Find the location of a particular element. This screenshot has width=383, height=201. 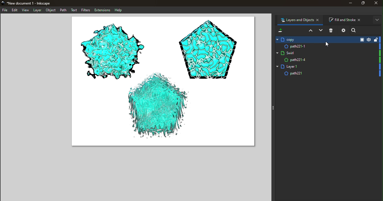

cursor is located at coordinates (328, 44).